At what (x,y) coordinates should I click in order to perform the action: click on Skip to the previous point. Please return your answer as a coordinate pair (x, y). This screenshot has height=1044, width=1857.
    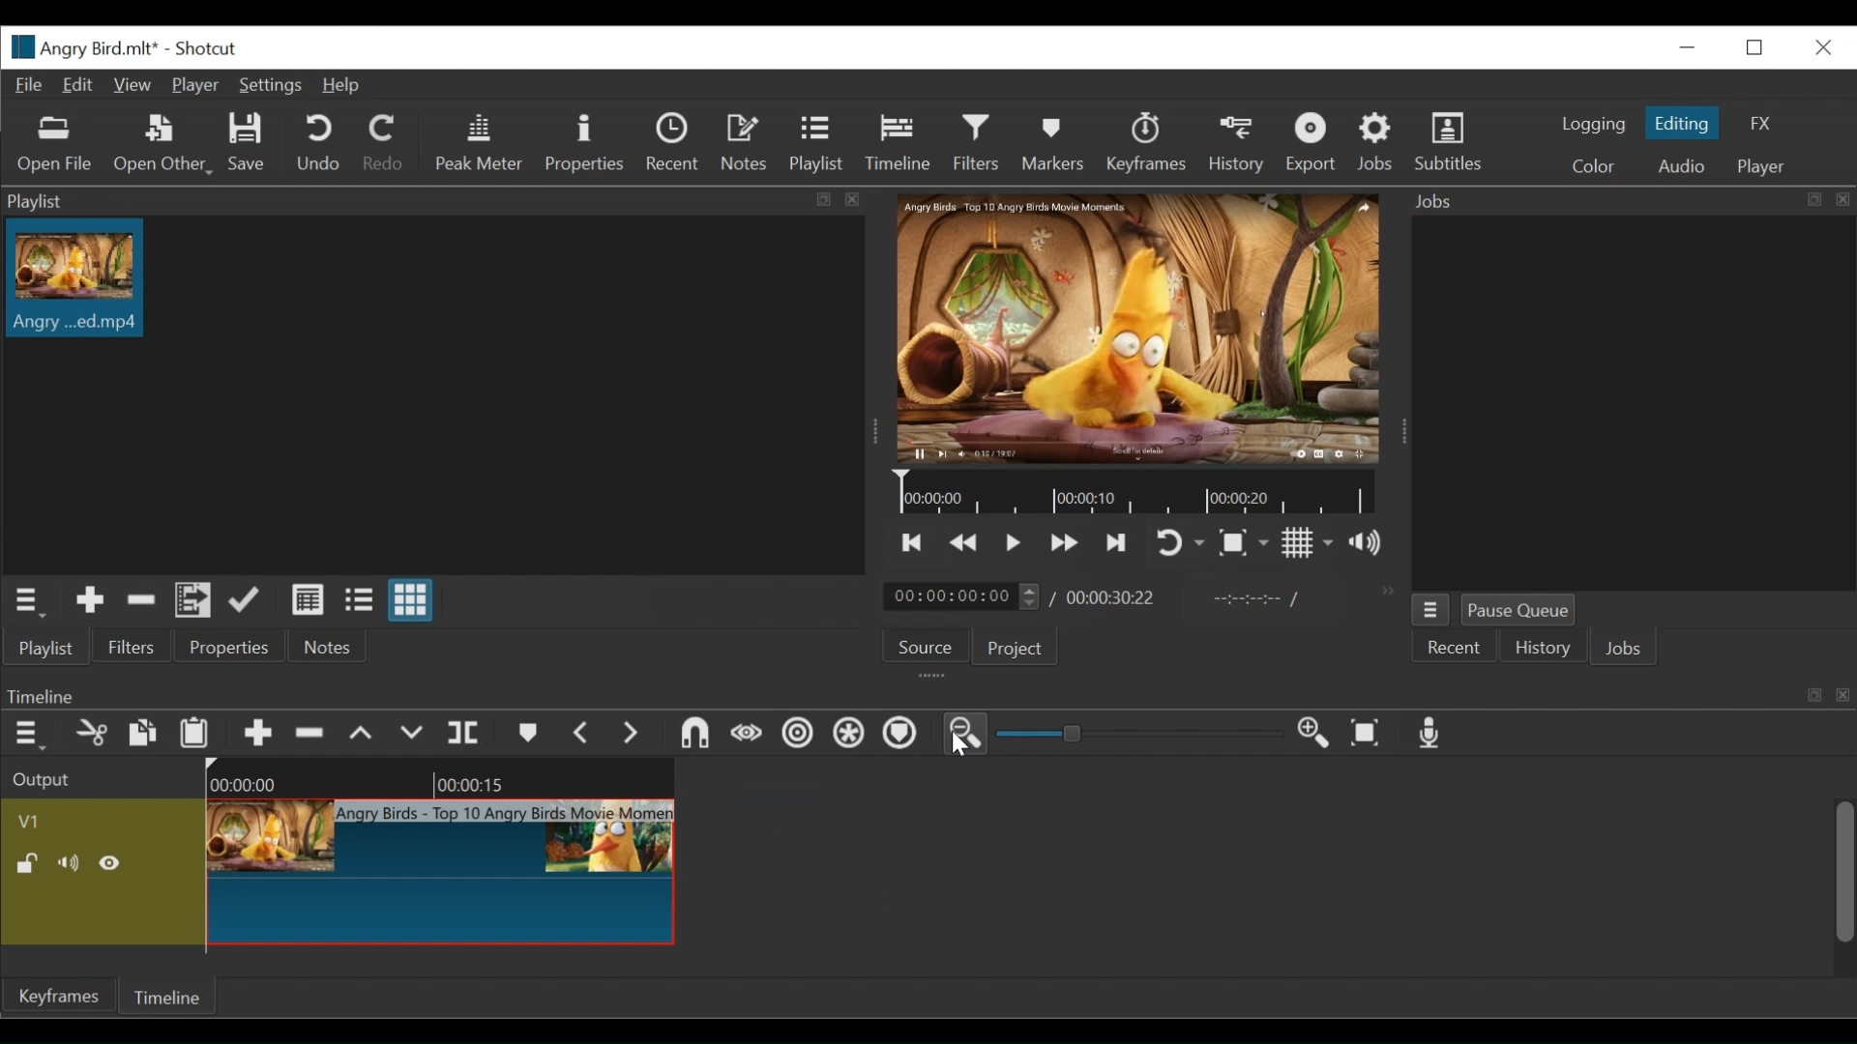
    Looking at the image, I should click on (912, 541).